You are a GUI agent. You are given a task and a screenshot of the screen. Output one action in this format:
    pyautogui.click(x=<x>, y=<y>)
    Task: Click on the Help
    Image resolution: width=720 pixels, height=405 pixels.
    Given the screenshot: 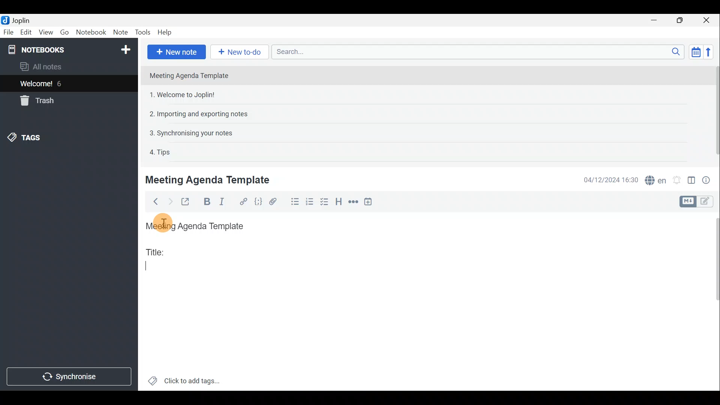 What is the action you would take?
    pyautogui.click(x=166, y=32)
    